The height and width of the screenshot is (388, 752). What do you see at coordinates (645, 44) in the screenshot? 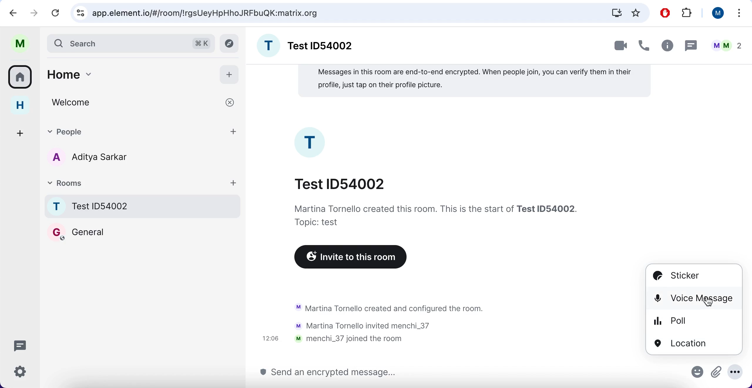
I see `call` at bounding box center [645, 44].